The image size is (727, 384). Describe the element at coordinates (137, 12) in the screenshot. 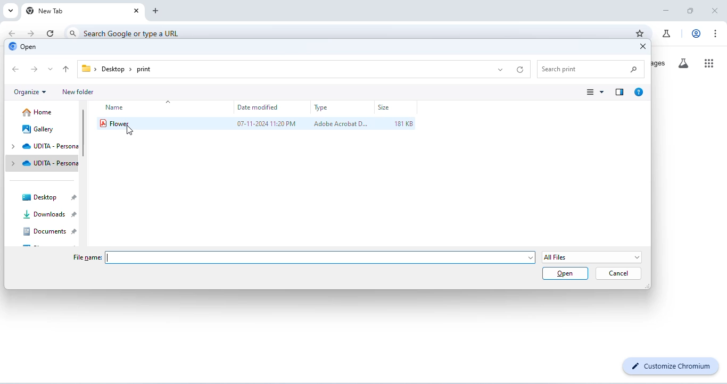

I see `close` at that location.